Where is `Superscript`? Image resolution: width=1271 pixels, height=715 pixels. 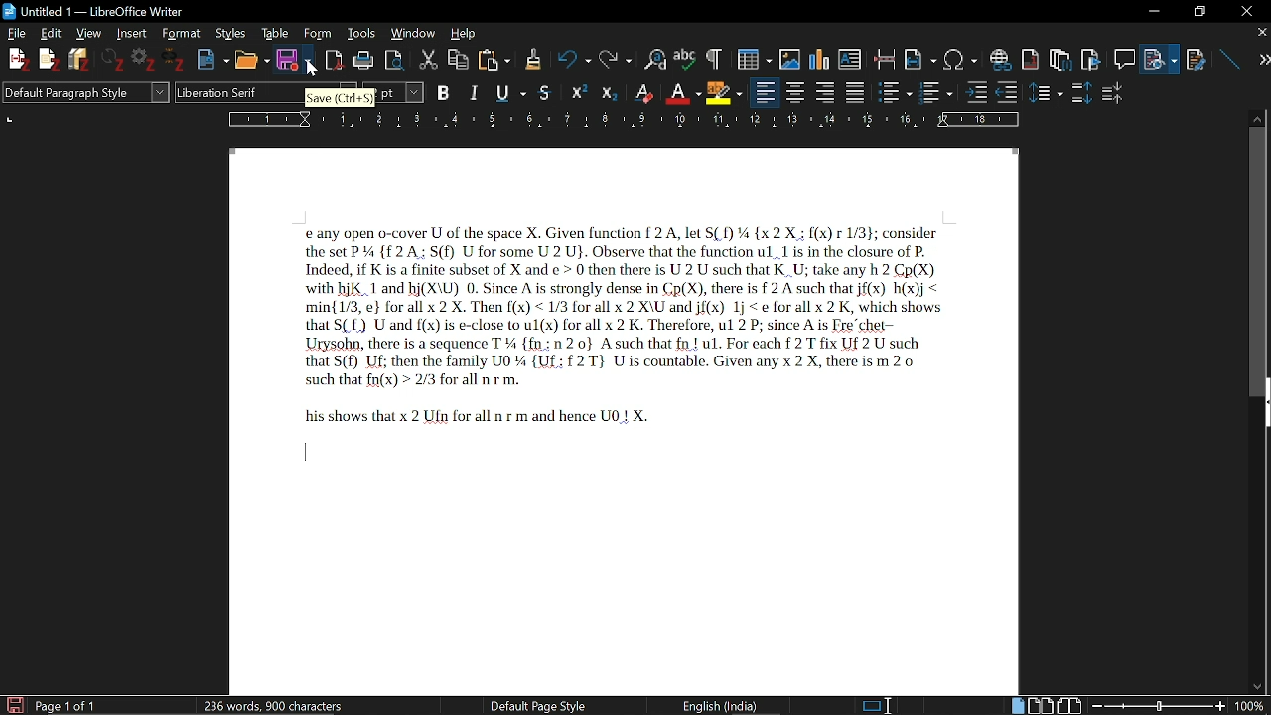
Superscript is located at coordinates (642, 92).